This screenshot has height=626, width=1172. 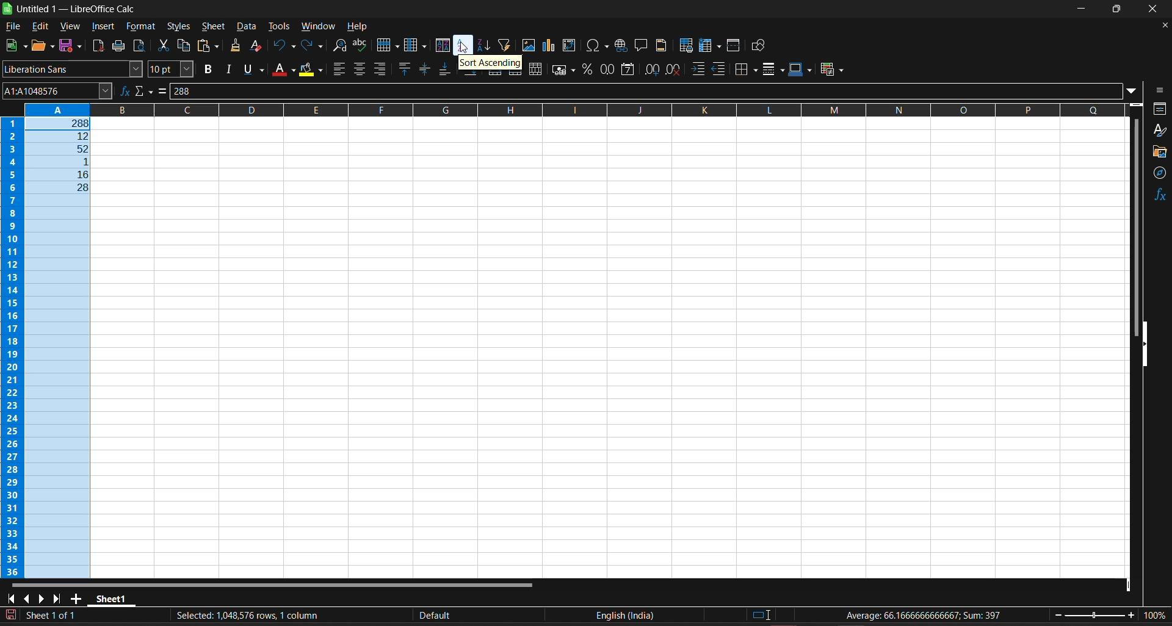 I want to click on select function, so click(x=144, y=92).